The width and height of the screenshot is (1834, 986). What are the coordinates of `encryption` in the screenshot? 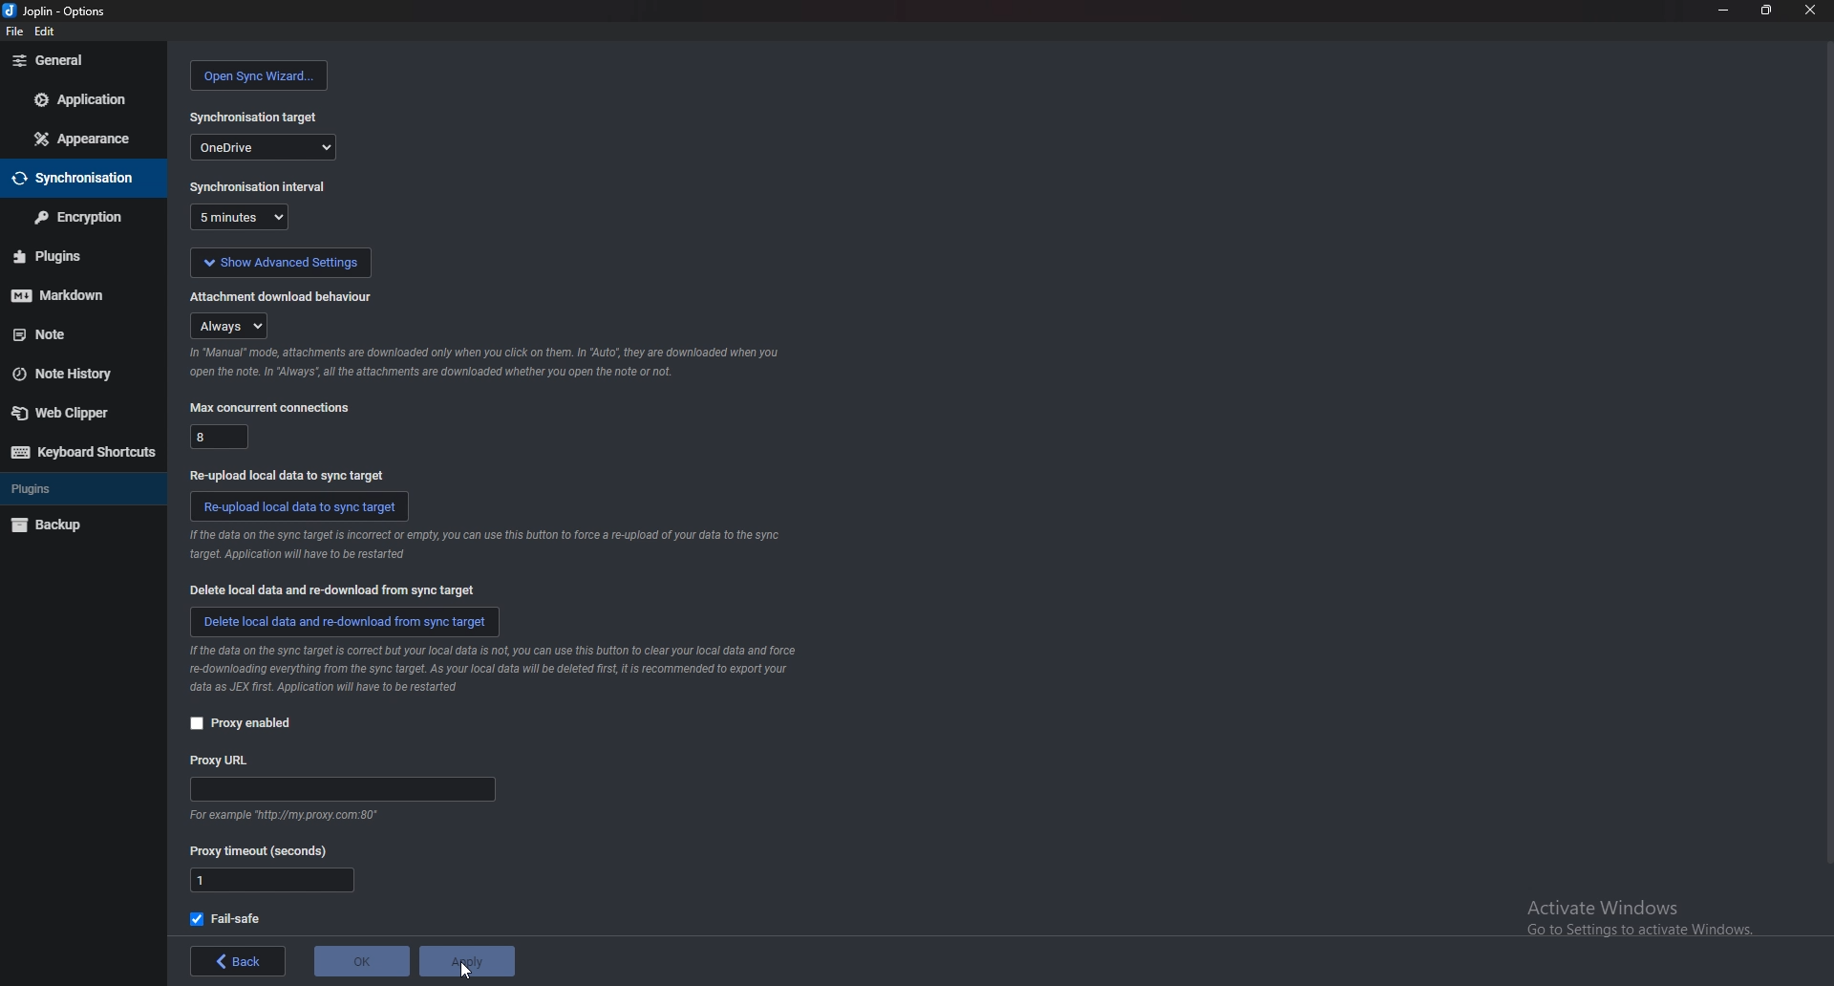 It's located at (82, 216).